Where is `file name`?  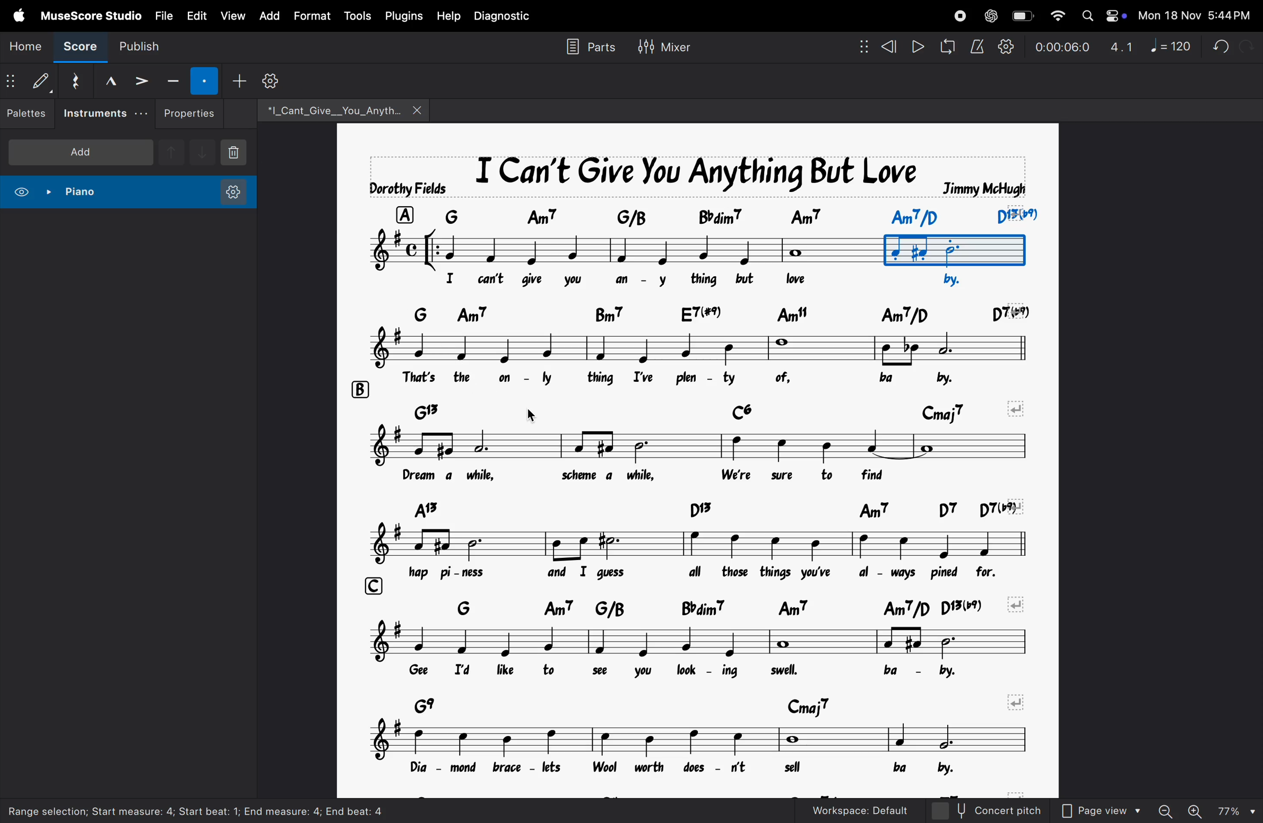
file name is located at coordinates (342, 112).